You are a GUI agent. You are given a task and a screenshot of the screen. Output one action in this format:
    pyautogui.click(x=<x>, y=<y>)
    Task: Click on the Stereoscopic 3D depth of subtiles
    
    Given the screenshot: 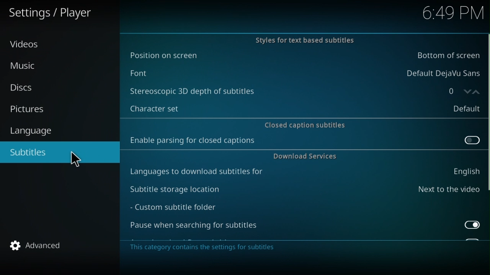 What is the action you would take?
    pyautogui.click(x=278, y=91)
    